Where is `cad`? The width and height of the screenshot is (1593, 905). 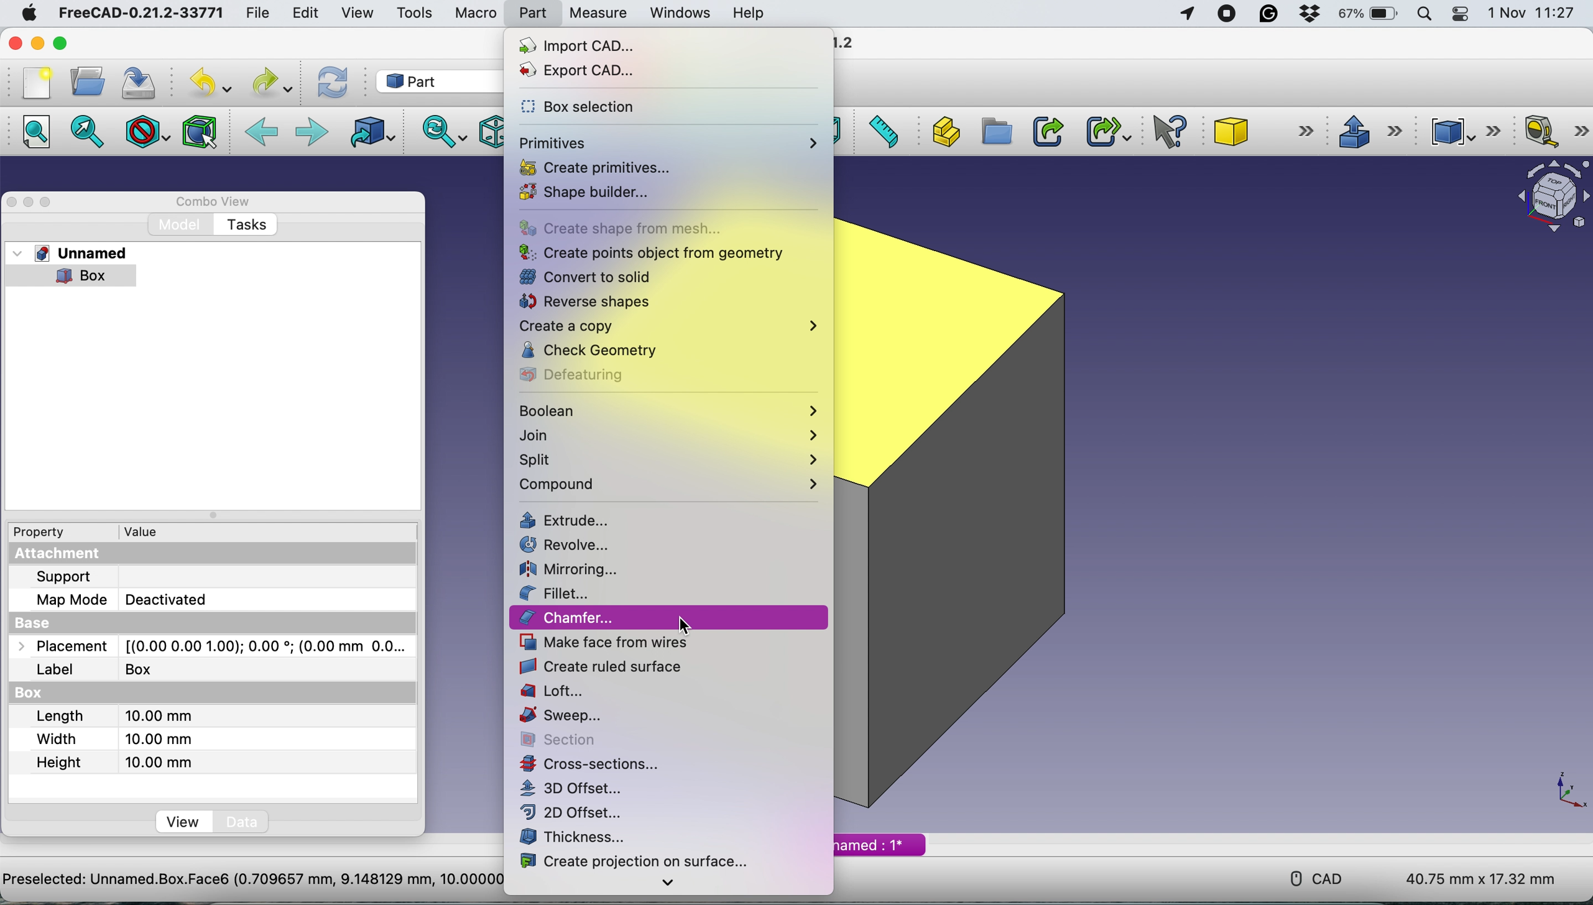
cad is located at coordinates (1309, 876).